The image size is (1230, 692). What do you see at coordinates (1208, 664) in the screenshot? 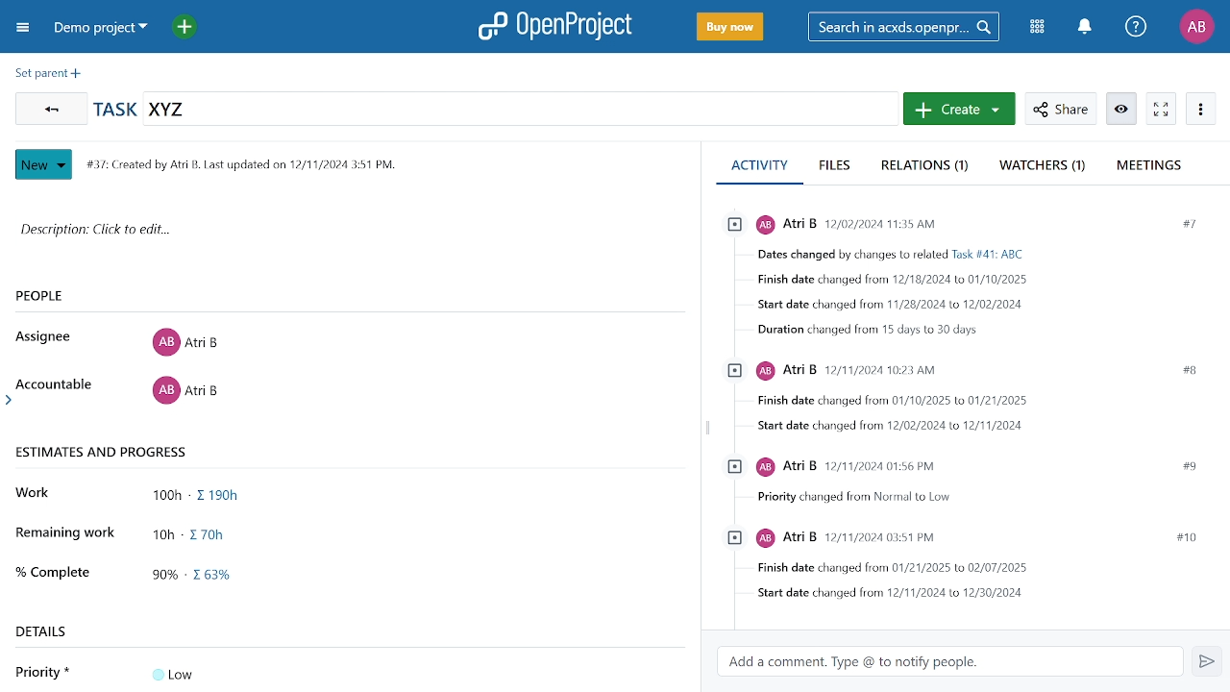
I see `Send` at bounding box center [1208, 664].